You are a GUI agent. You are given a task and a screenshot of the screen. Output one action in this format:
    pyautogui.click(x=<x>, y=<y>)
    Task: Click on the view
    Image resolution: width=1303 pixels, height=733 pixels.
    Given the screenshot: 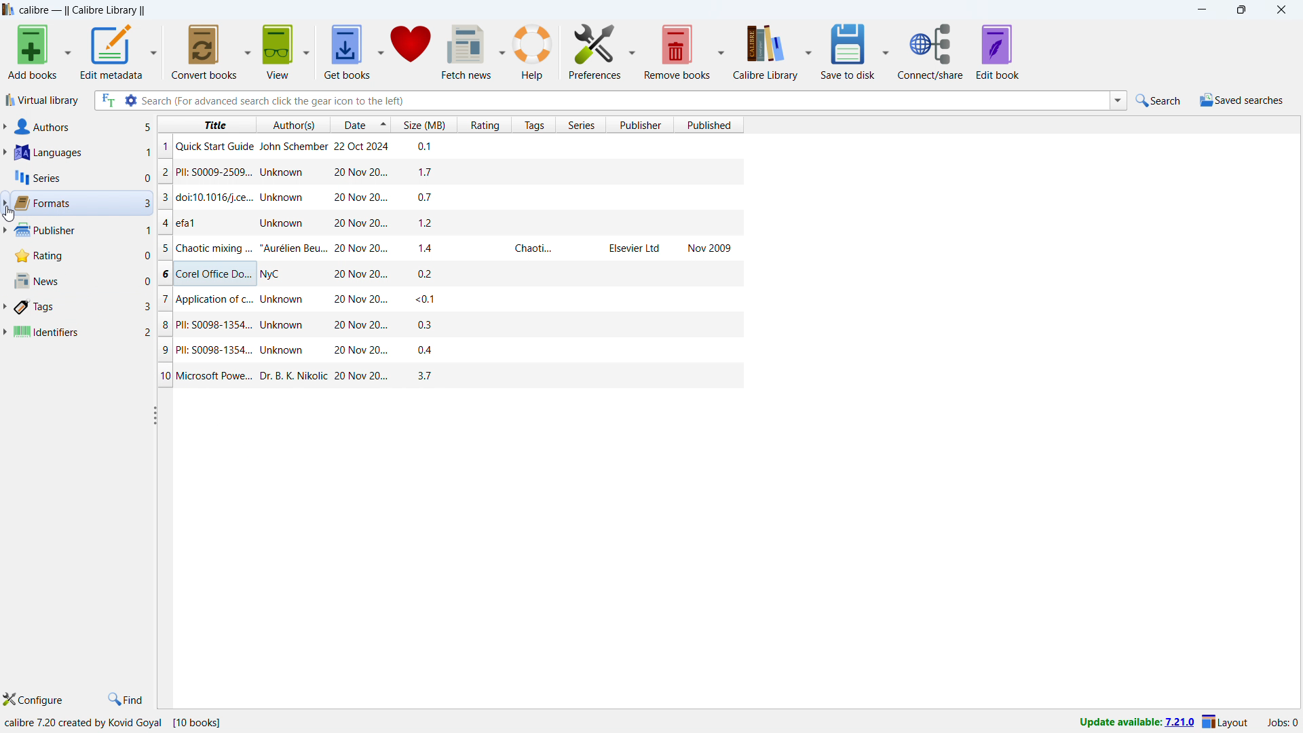 What is the action you would take?
    pyautogui.click(x=279, y=52)
    